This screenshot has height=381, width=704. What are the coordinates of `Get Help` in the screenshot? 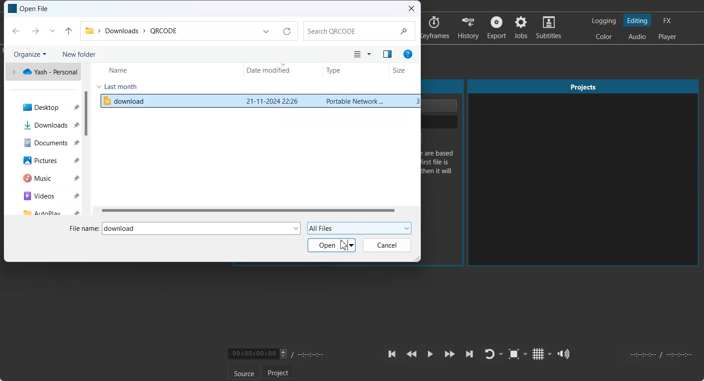 It's located at (408, 54).